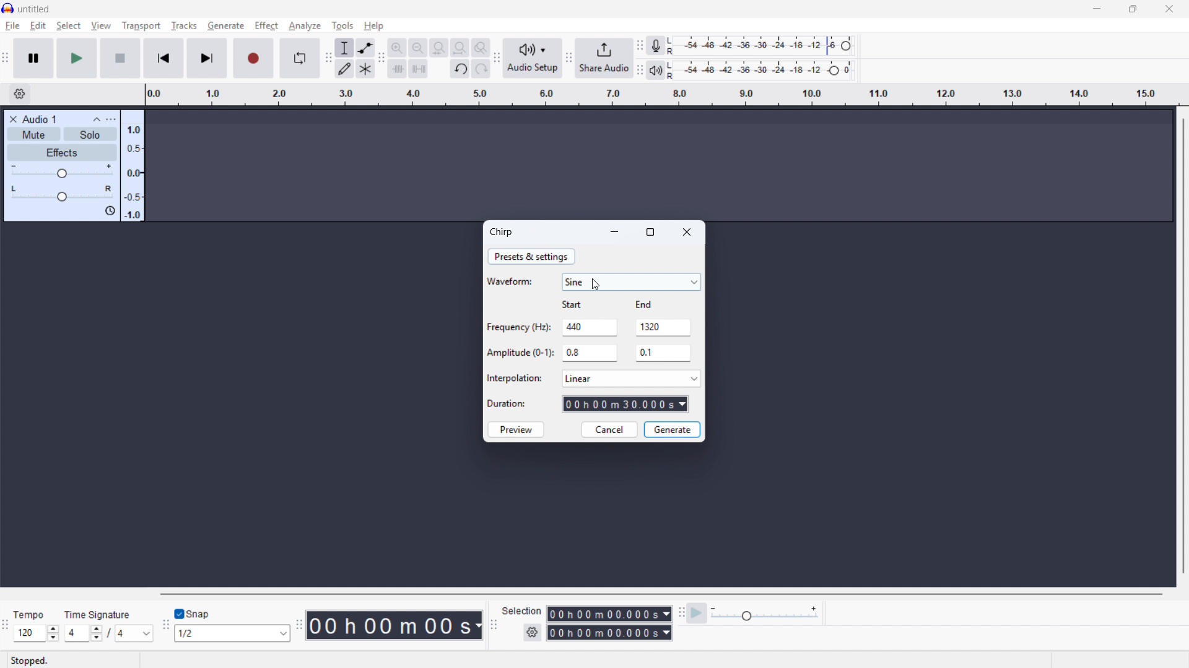 The width and height of the screenshot is (1189, 668). I want to click on maximise , so click(650, 232).